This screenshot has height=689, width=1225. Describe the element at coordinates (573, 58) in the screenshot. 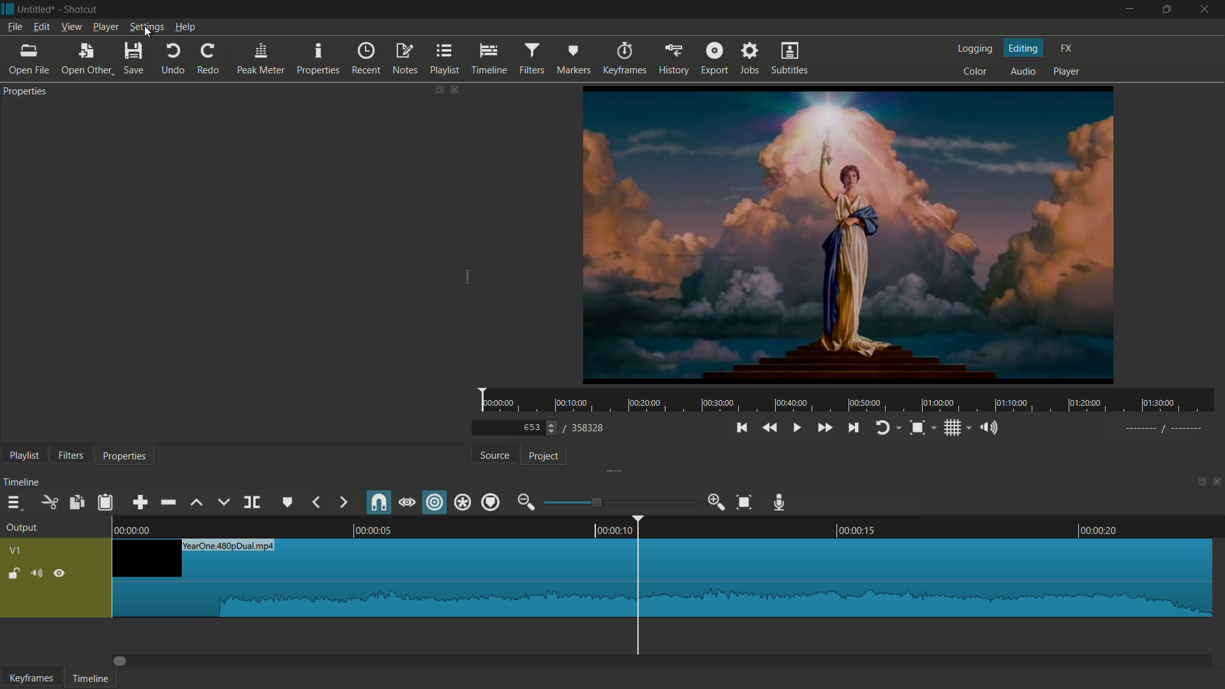

I see `markers` at that location.